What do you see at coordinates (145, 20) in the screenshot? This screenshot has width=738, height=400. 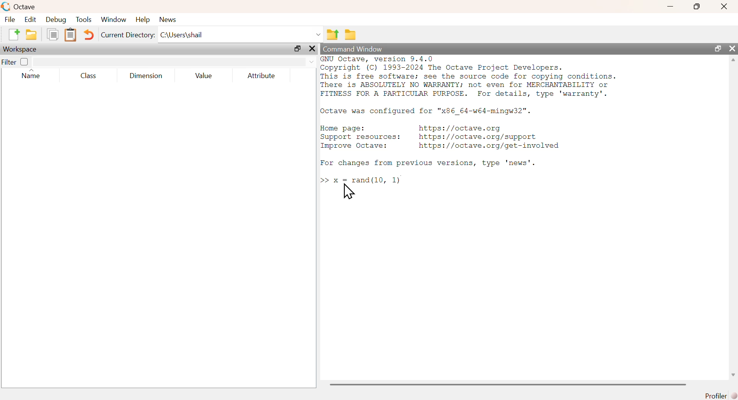 I see `help` at bounding box center [145, 20].